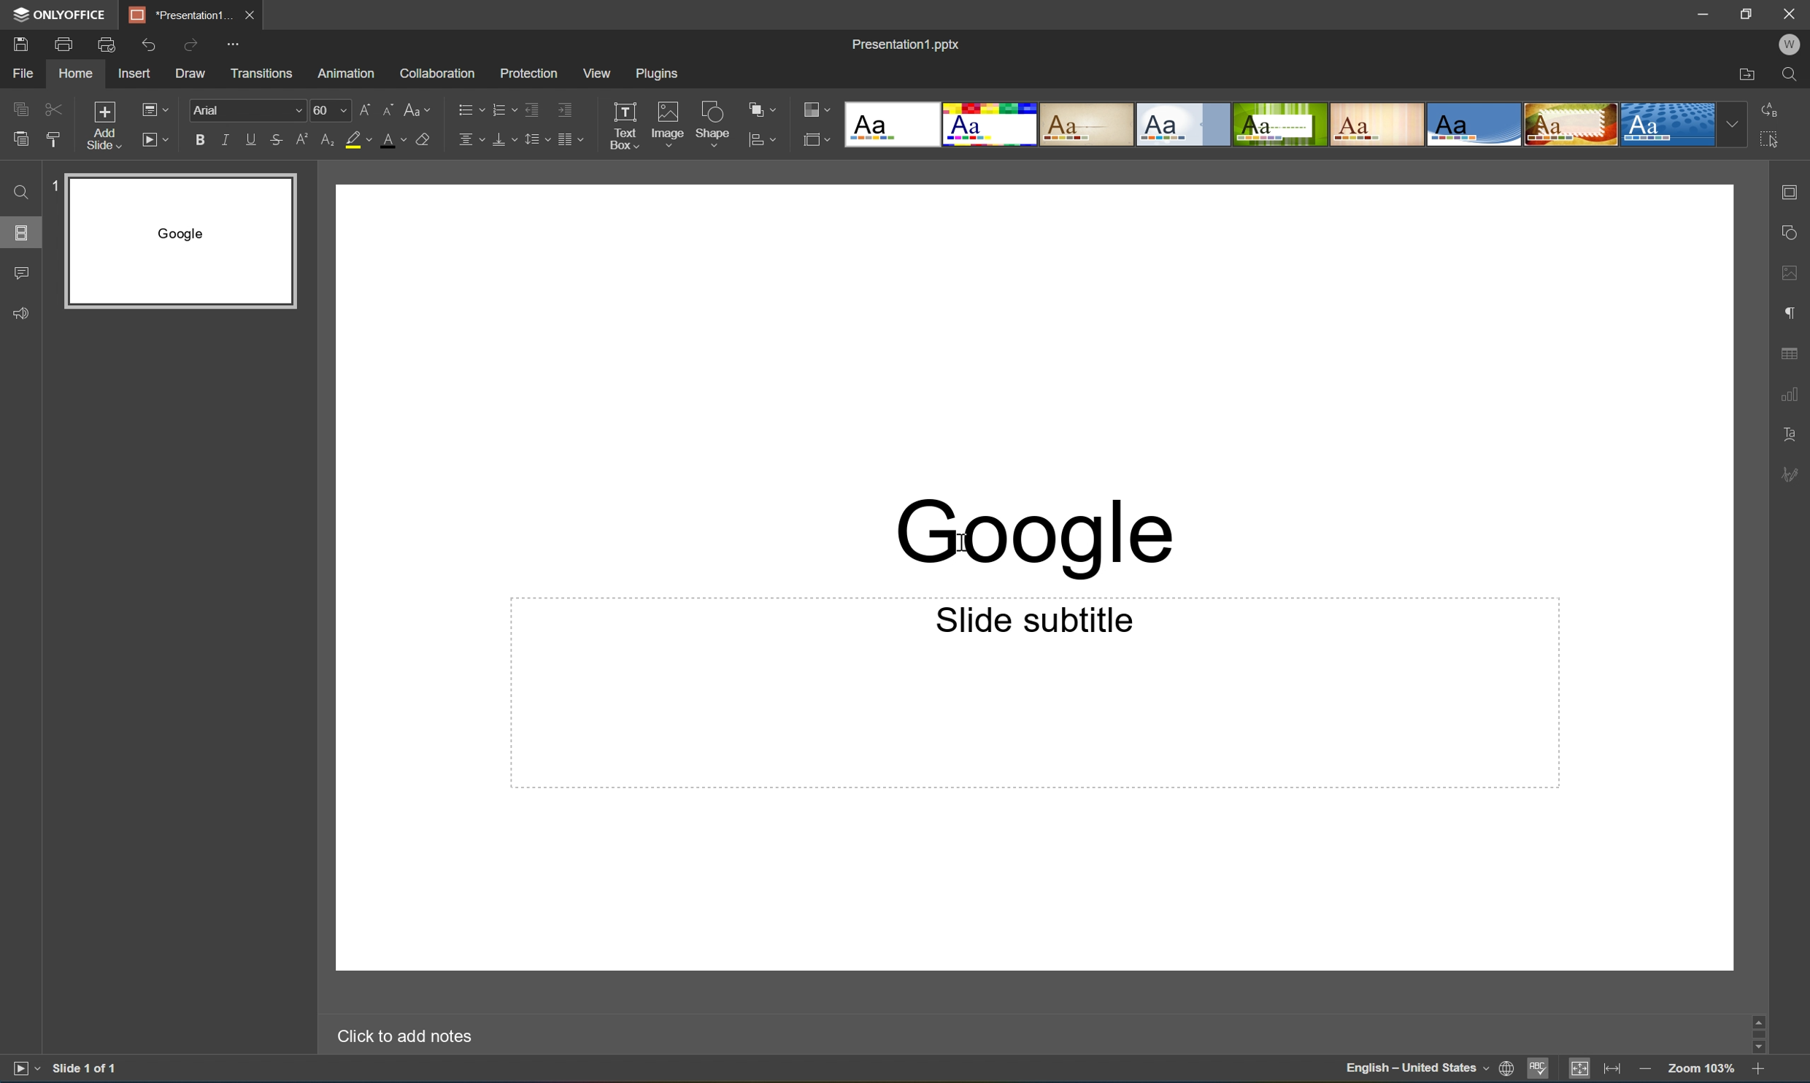 Image resolution: width=1810 pixels, height=1083 pixels. Describe the element at coordinates (1768, 140) in the screenshot. I see `Select all` at that location.